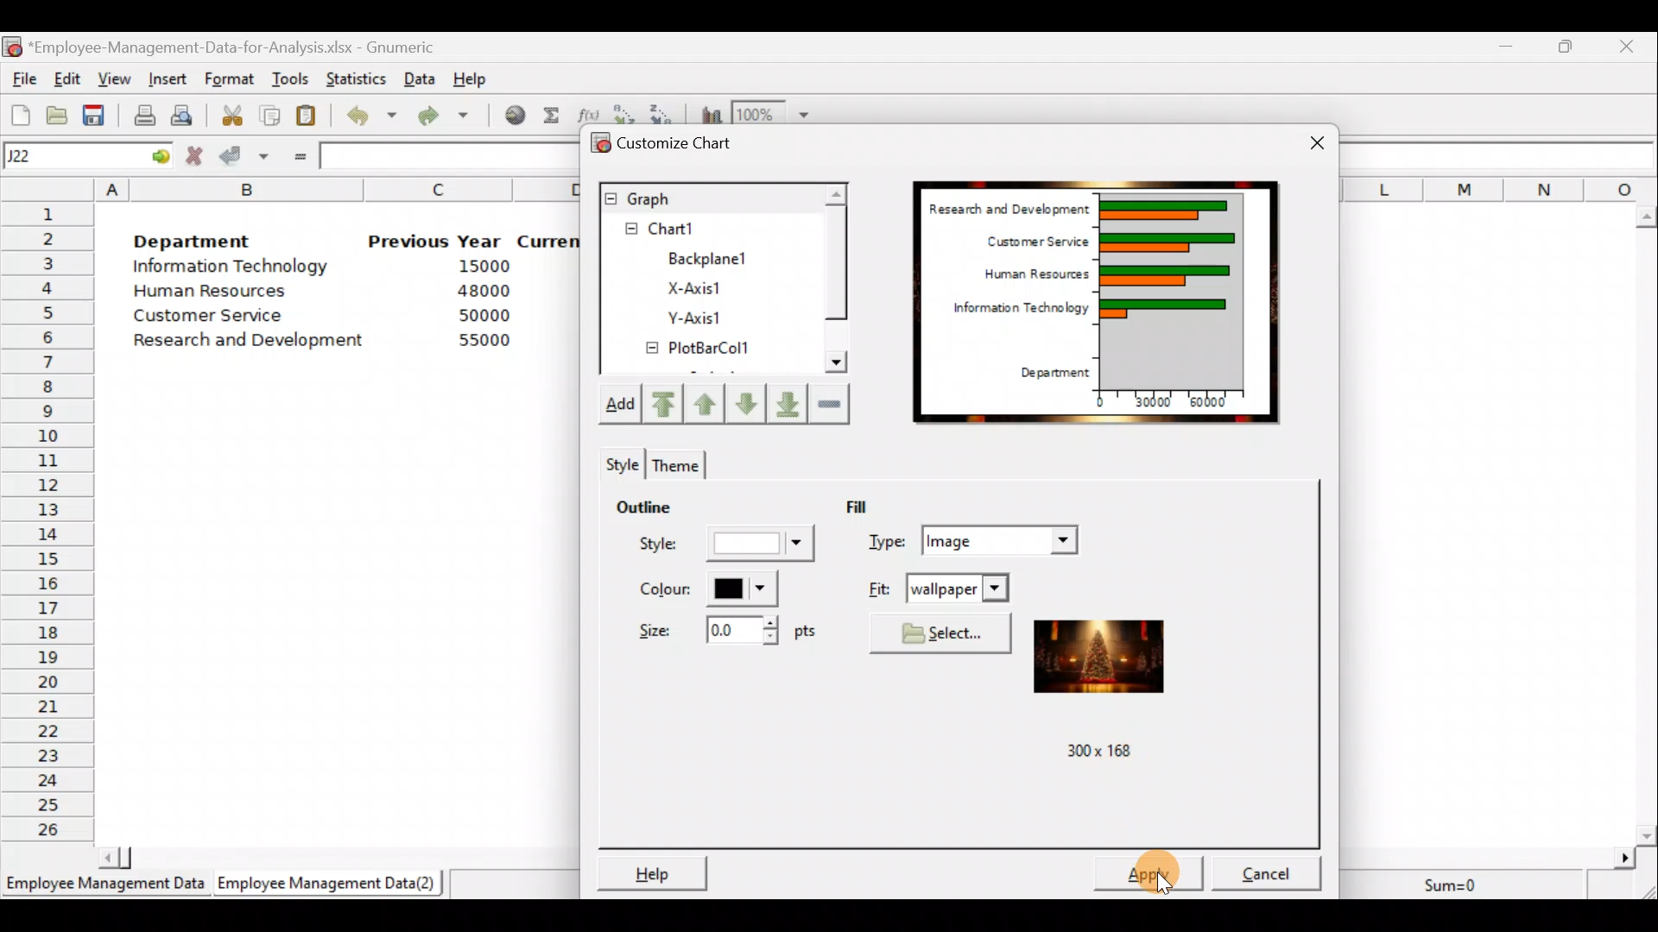 This screenshot has width=1658, height=932. Describe the element at coordinates (275, 116) in the screenshot. I see `Copy the selection` at that location.